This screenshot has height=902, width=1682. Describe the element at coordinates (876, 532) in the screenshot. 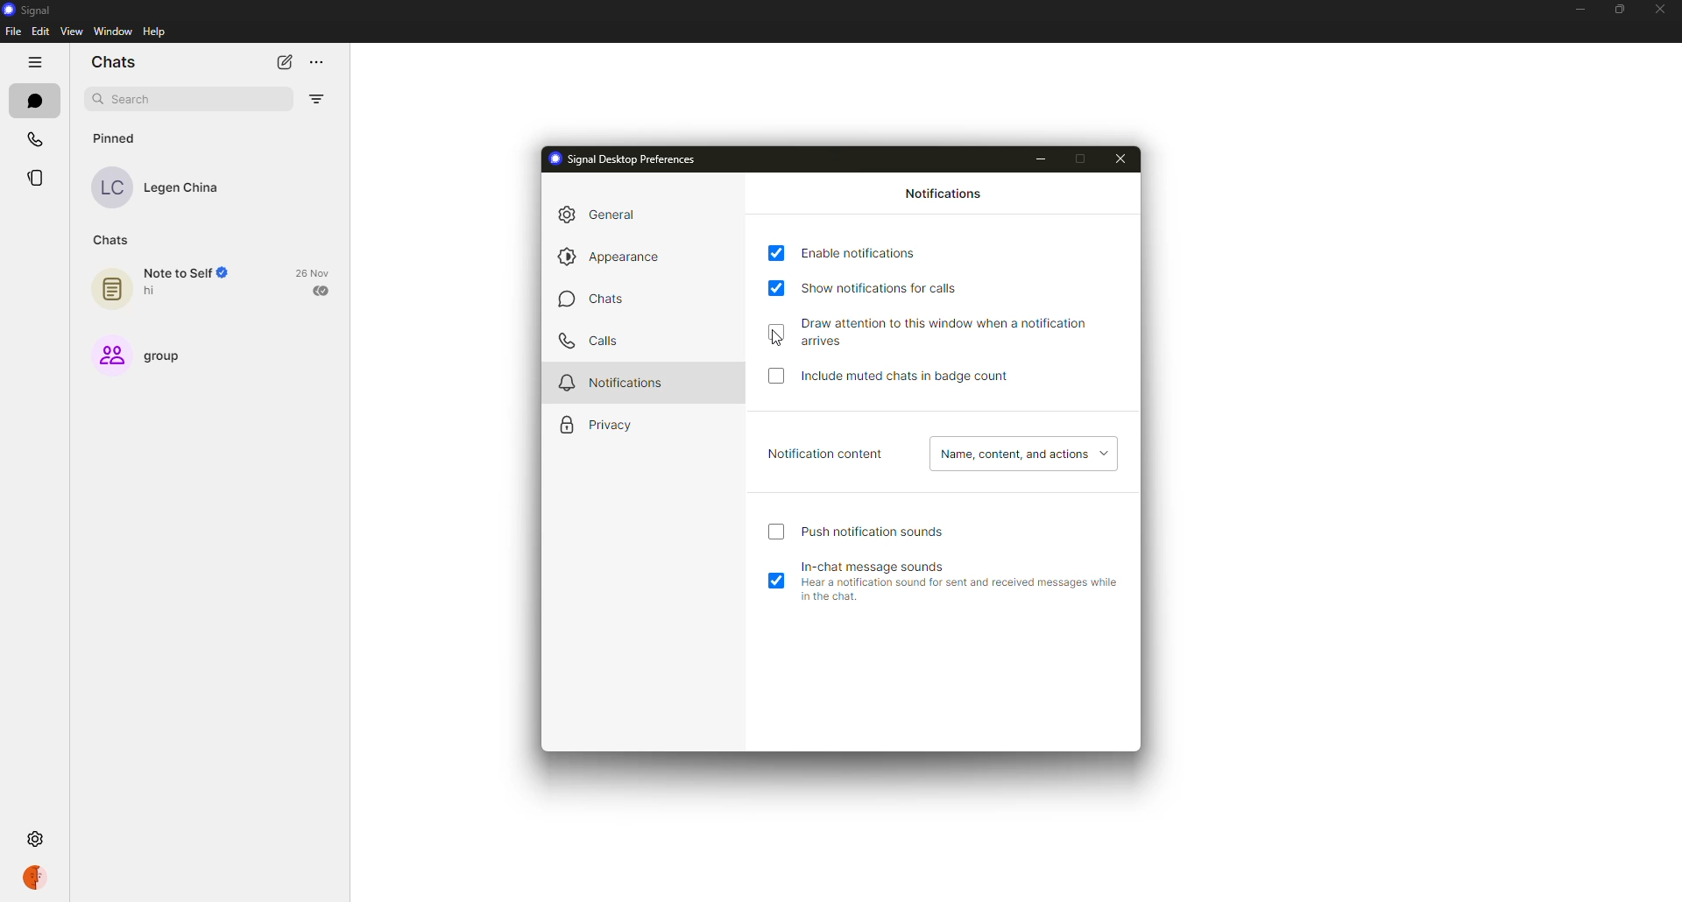

I see `push notification sound` at that location.